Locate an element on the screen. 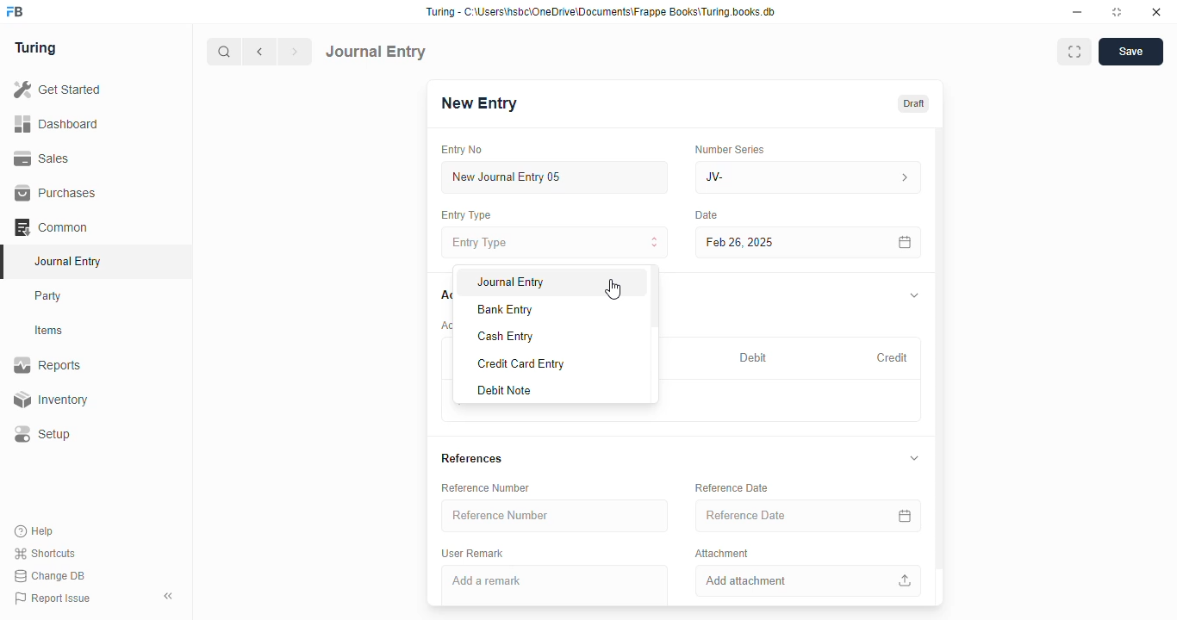 The height and width of the screenshot is (620, 1177). shortcuts is located at coordinates (45, 554).